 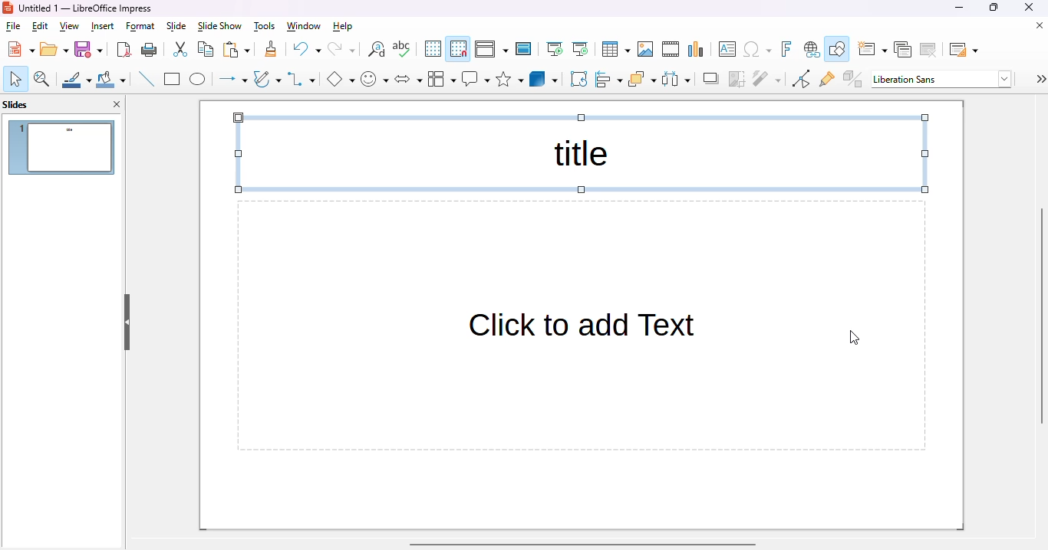 What do you see at coordinates (343, 27) in the screenshot?
I see `help` at bounding box center [343, 27].